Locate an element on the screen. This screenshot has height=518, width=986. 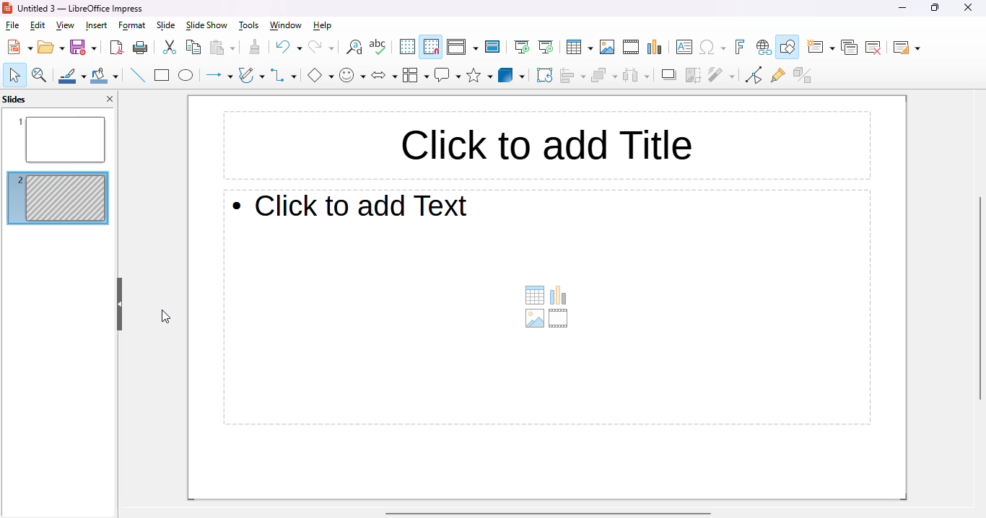
check spelling is located at coordinates (378, 46).